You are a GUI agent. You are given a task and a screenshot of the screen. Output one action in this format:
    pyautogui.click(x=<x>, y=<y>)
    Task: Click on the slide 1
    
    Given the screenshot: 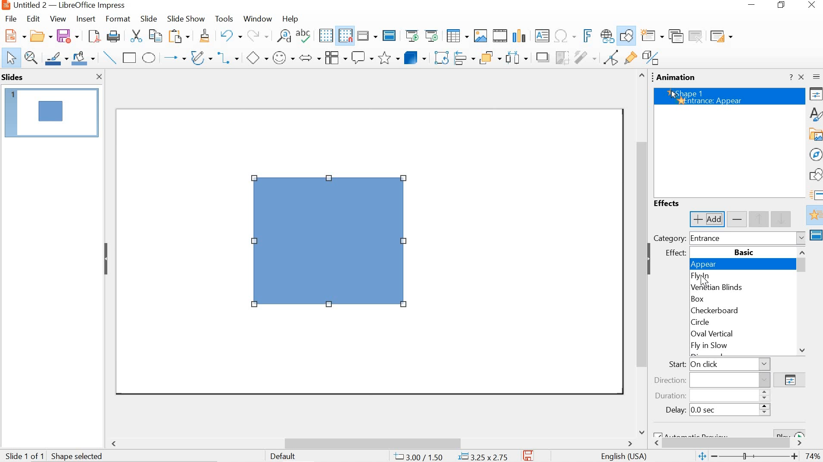 What is the action you would take?
    pyautogui.click(x=51, y=112)
    